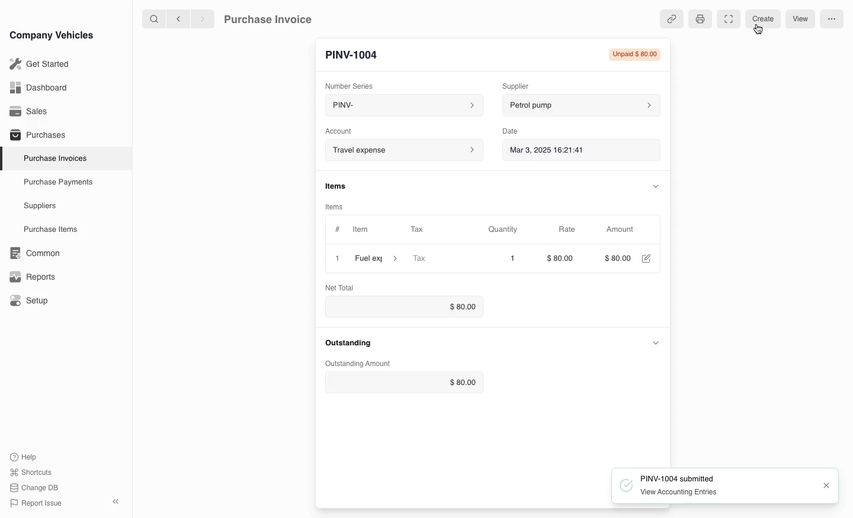  Describe the element at coordinates (337, 187) in the screenshot. I see `items` at that location.